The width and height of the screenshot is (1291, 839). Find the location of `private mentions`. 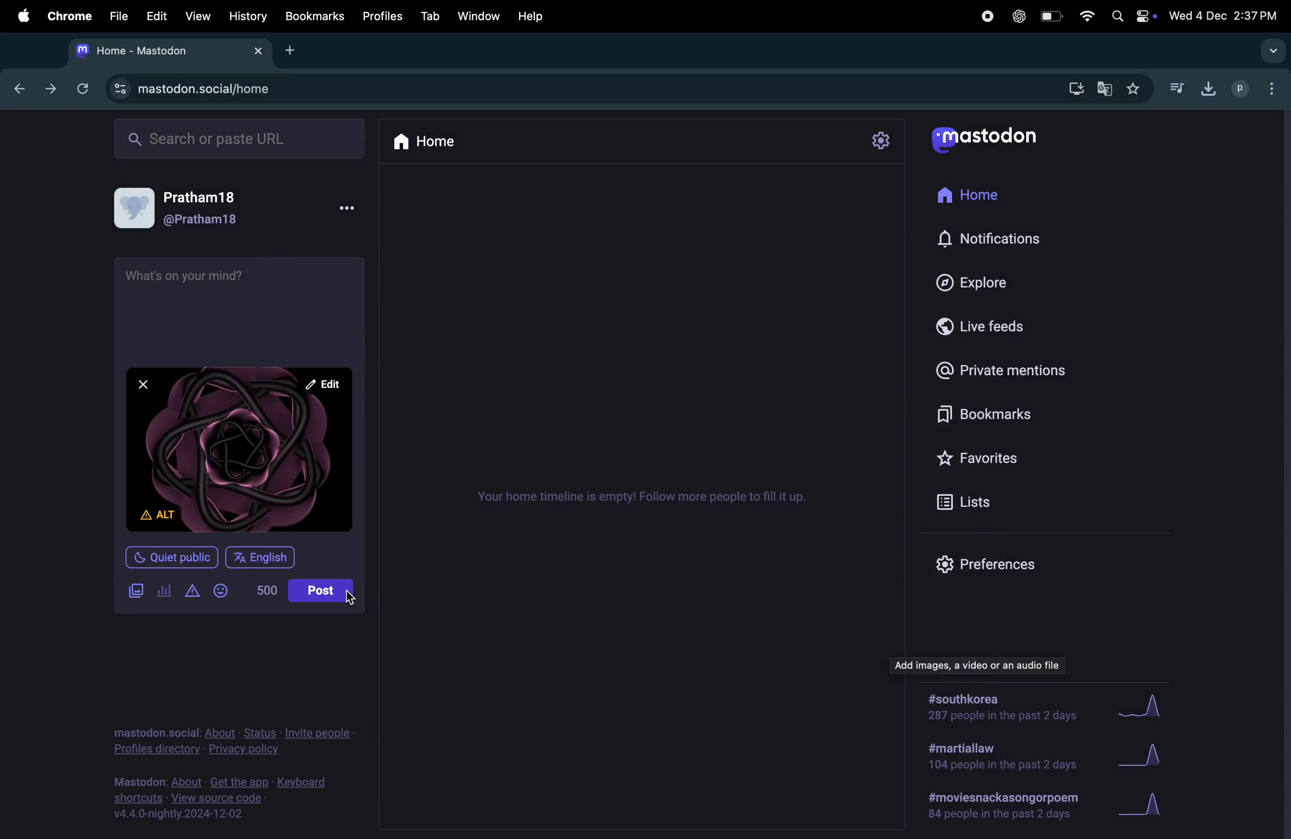

private mentions is located at coordinates (1005, 370).